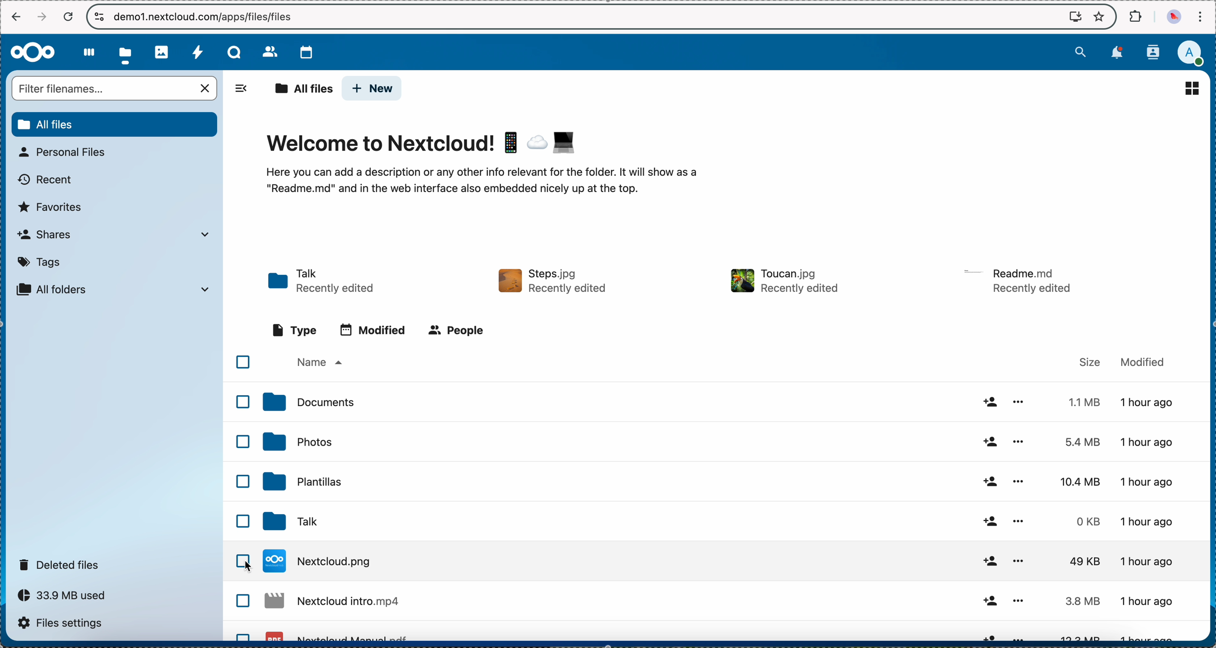 The image size is (1216, 648). Describe the element at coordinates (1193, 88) in the screenshot. I see `list view` at that location.